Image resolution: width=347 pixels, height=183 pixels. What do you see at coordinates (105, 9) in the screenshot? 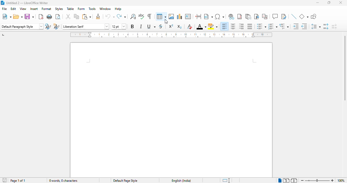
I see `window` at bounding box center [105, 9].